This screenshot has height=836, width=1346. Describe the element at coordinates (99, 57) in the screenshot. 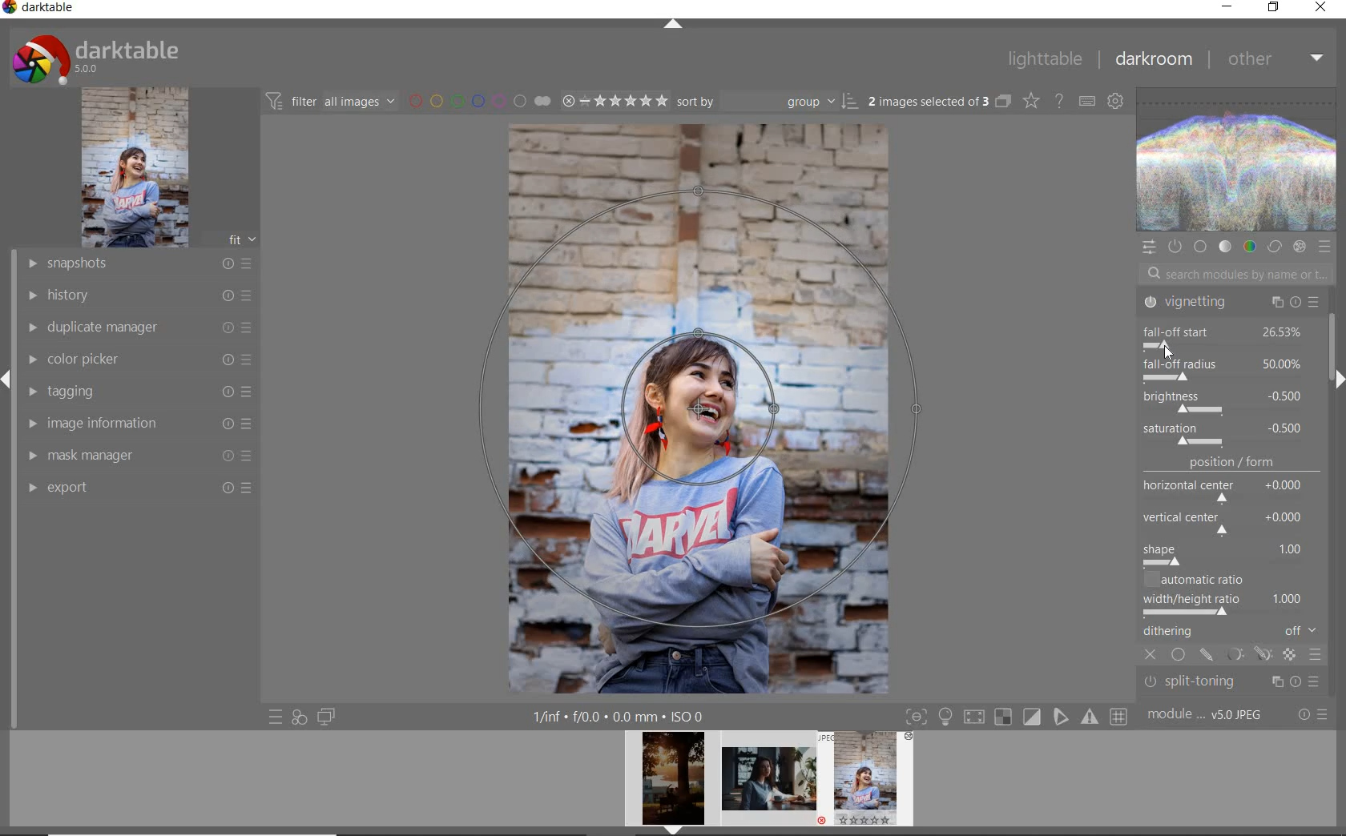

I see `system logo and name` at that location.